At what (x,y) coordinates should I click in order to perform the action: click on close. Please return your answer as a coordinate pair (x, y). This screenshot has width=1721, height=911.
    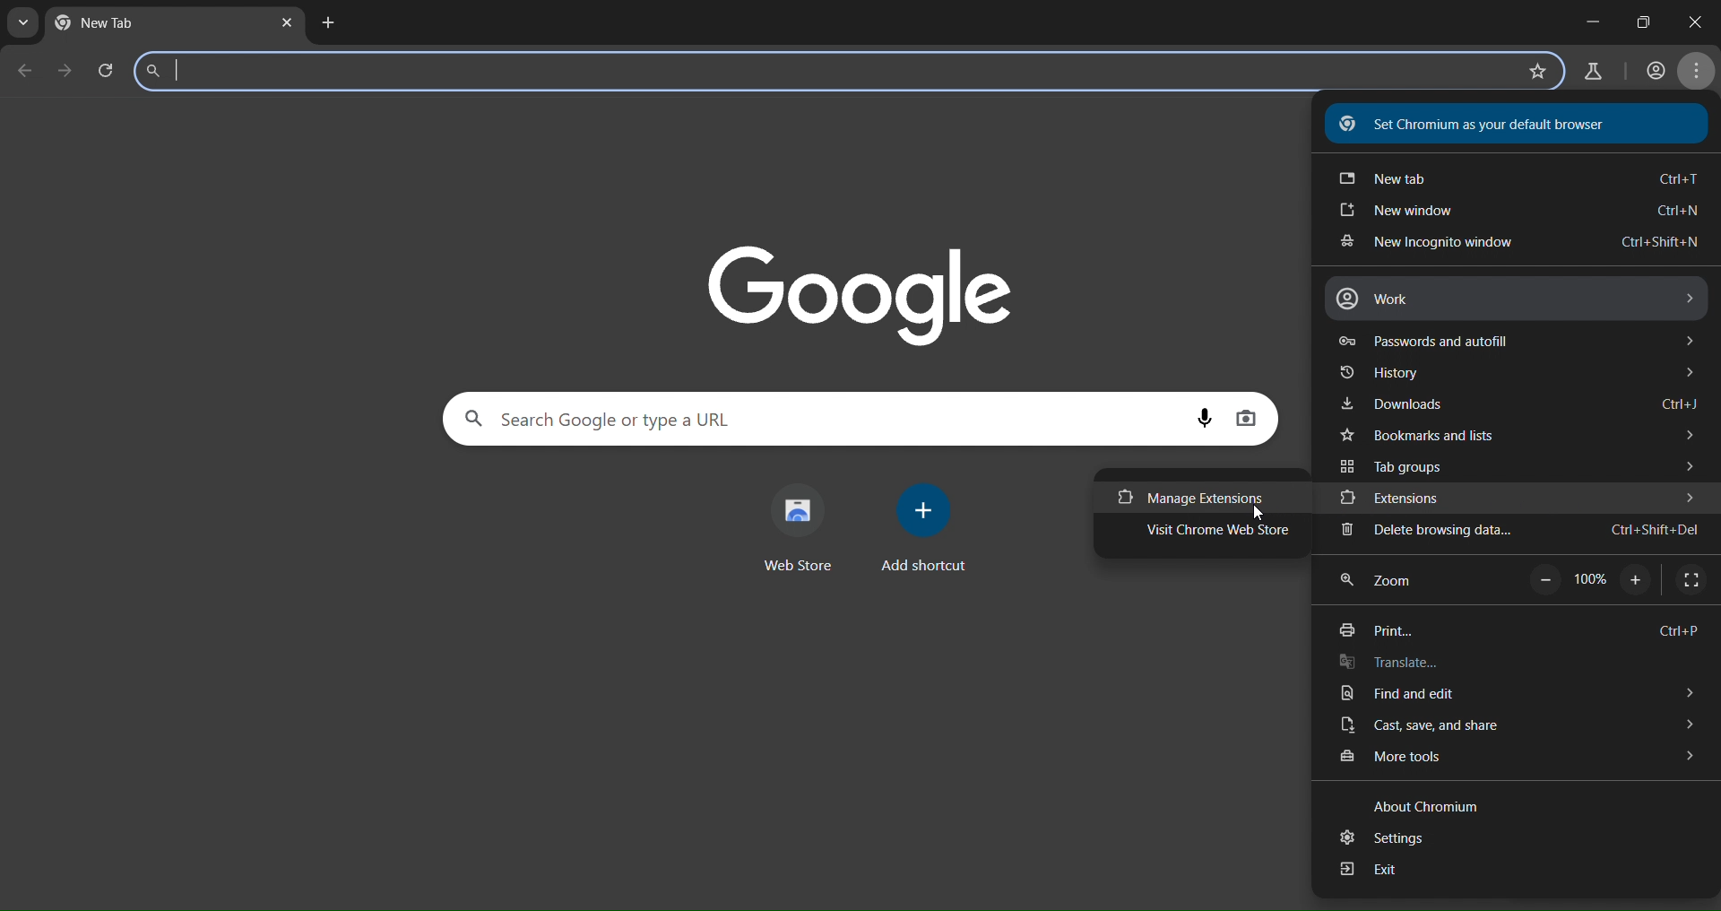
    Looking at the image, I should click on (1701, 16).